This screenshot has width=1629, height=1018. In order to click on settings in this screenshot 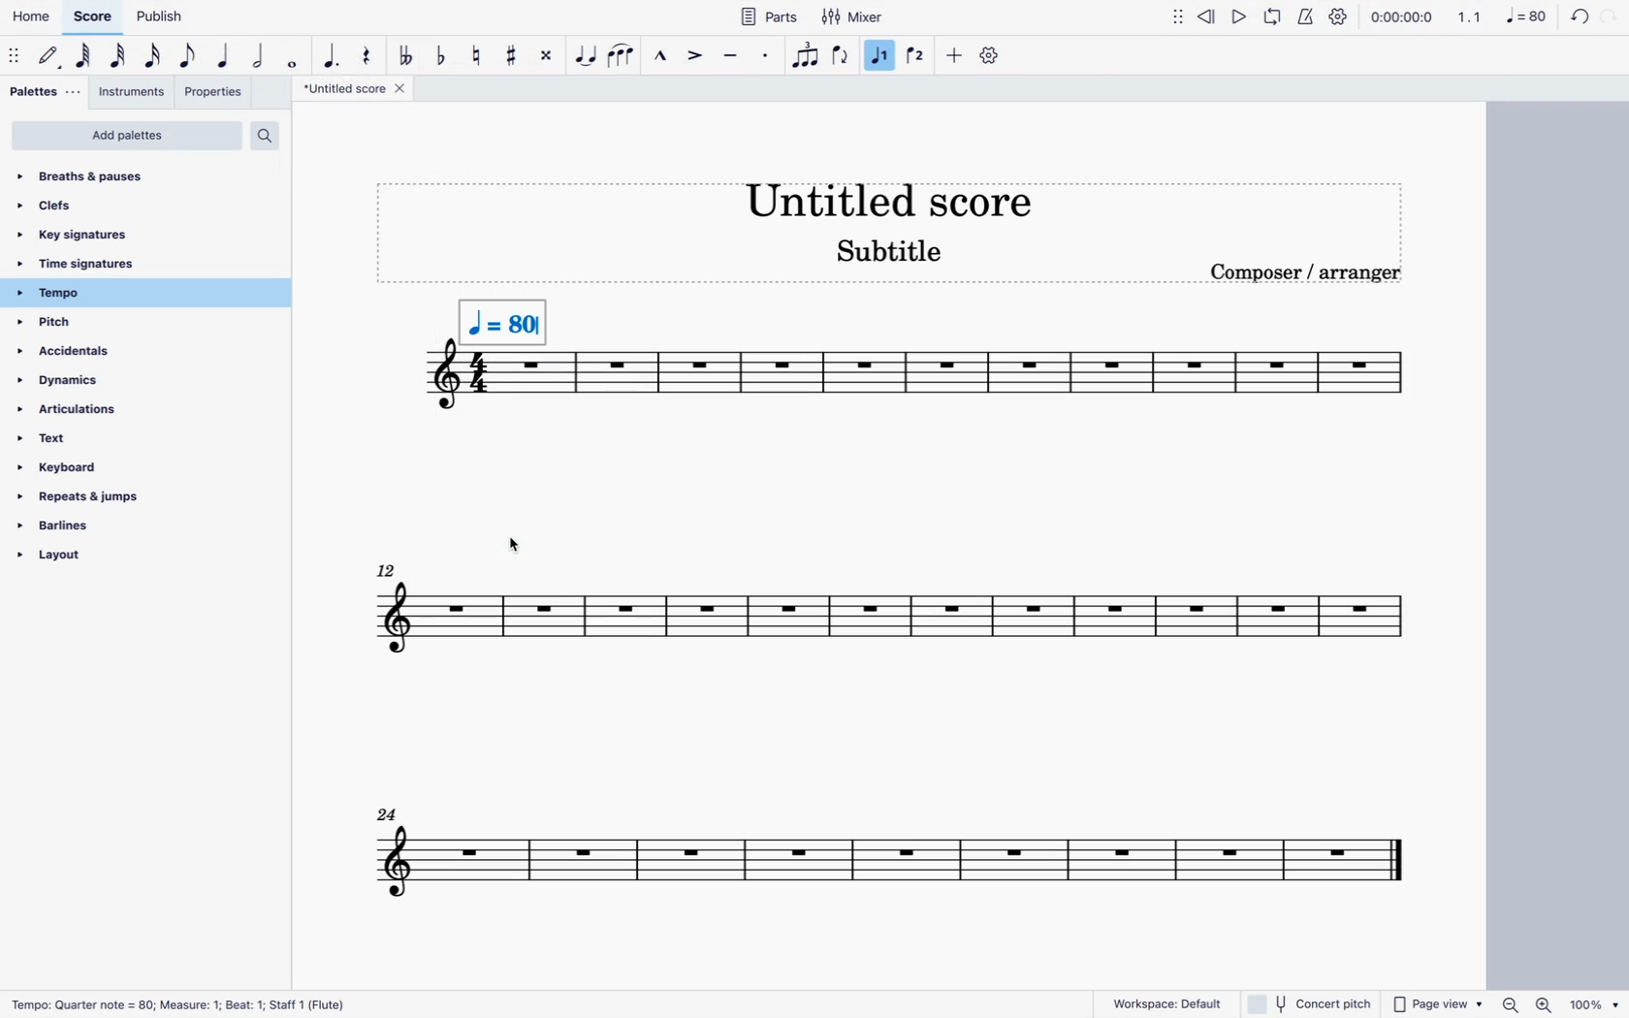, I will do `click(987, 56)`.